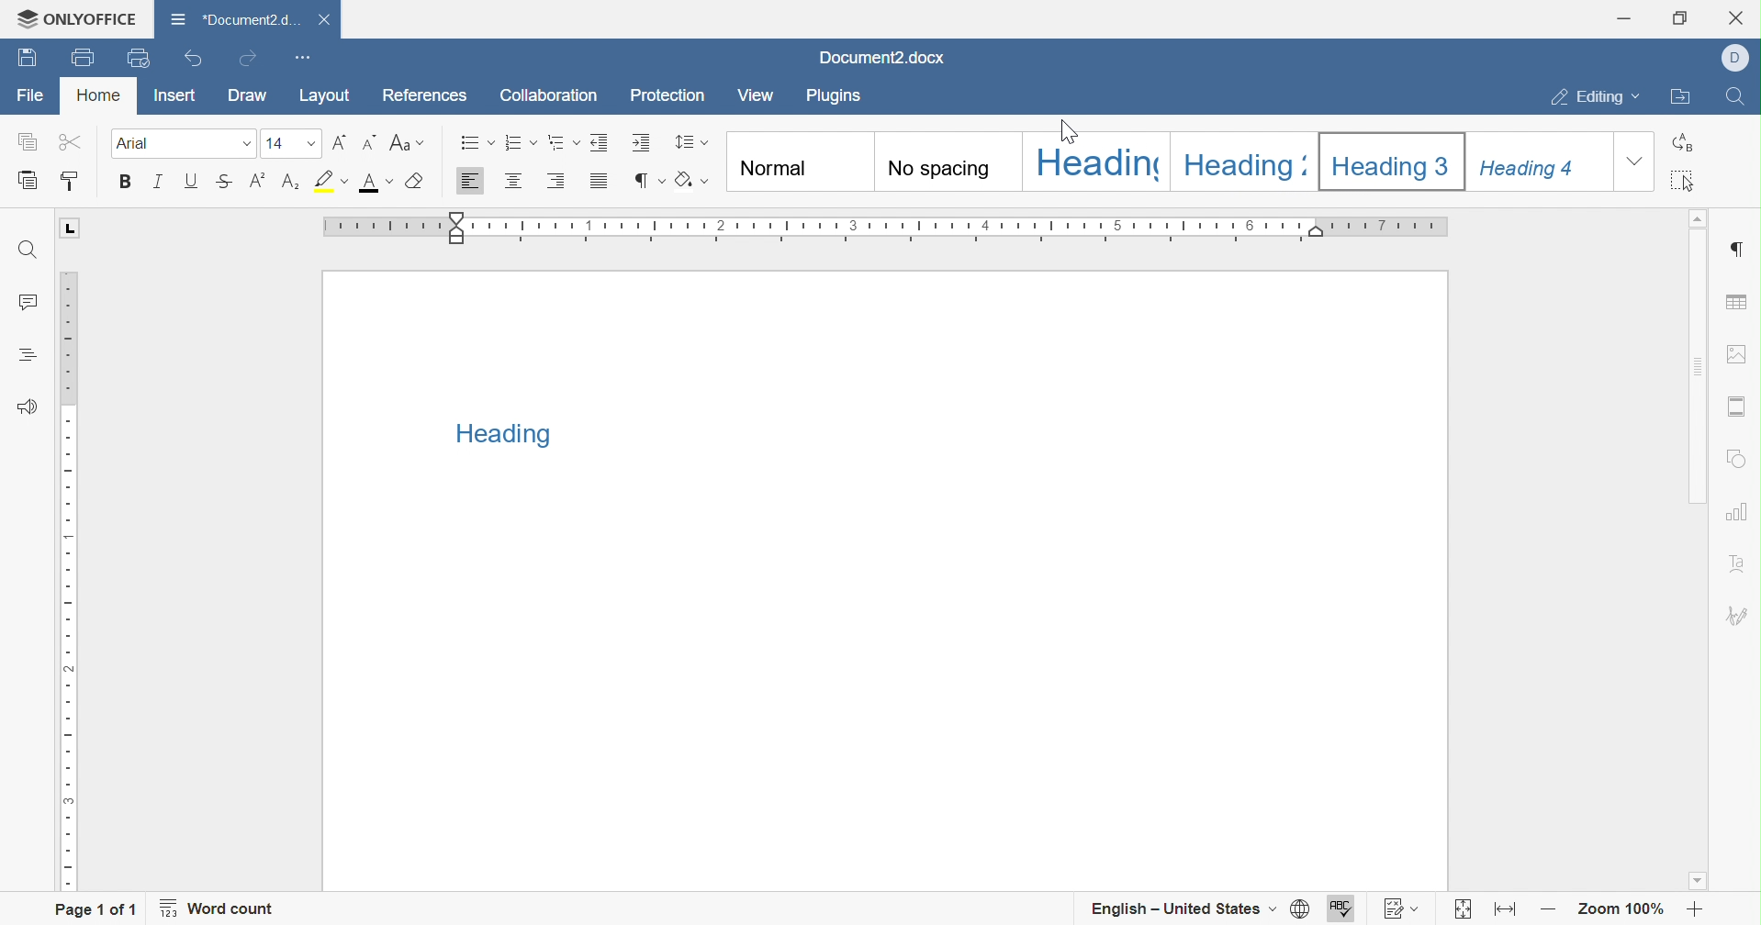  What do you see at coordinates (367, 143) in the screenshot?
I see `Decrement font size` at bounding box center [367, 143].